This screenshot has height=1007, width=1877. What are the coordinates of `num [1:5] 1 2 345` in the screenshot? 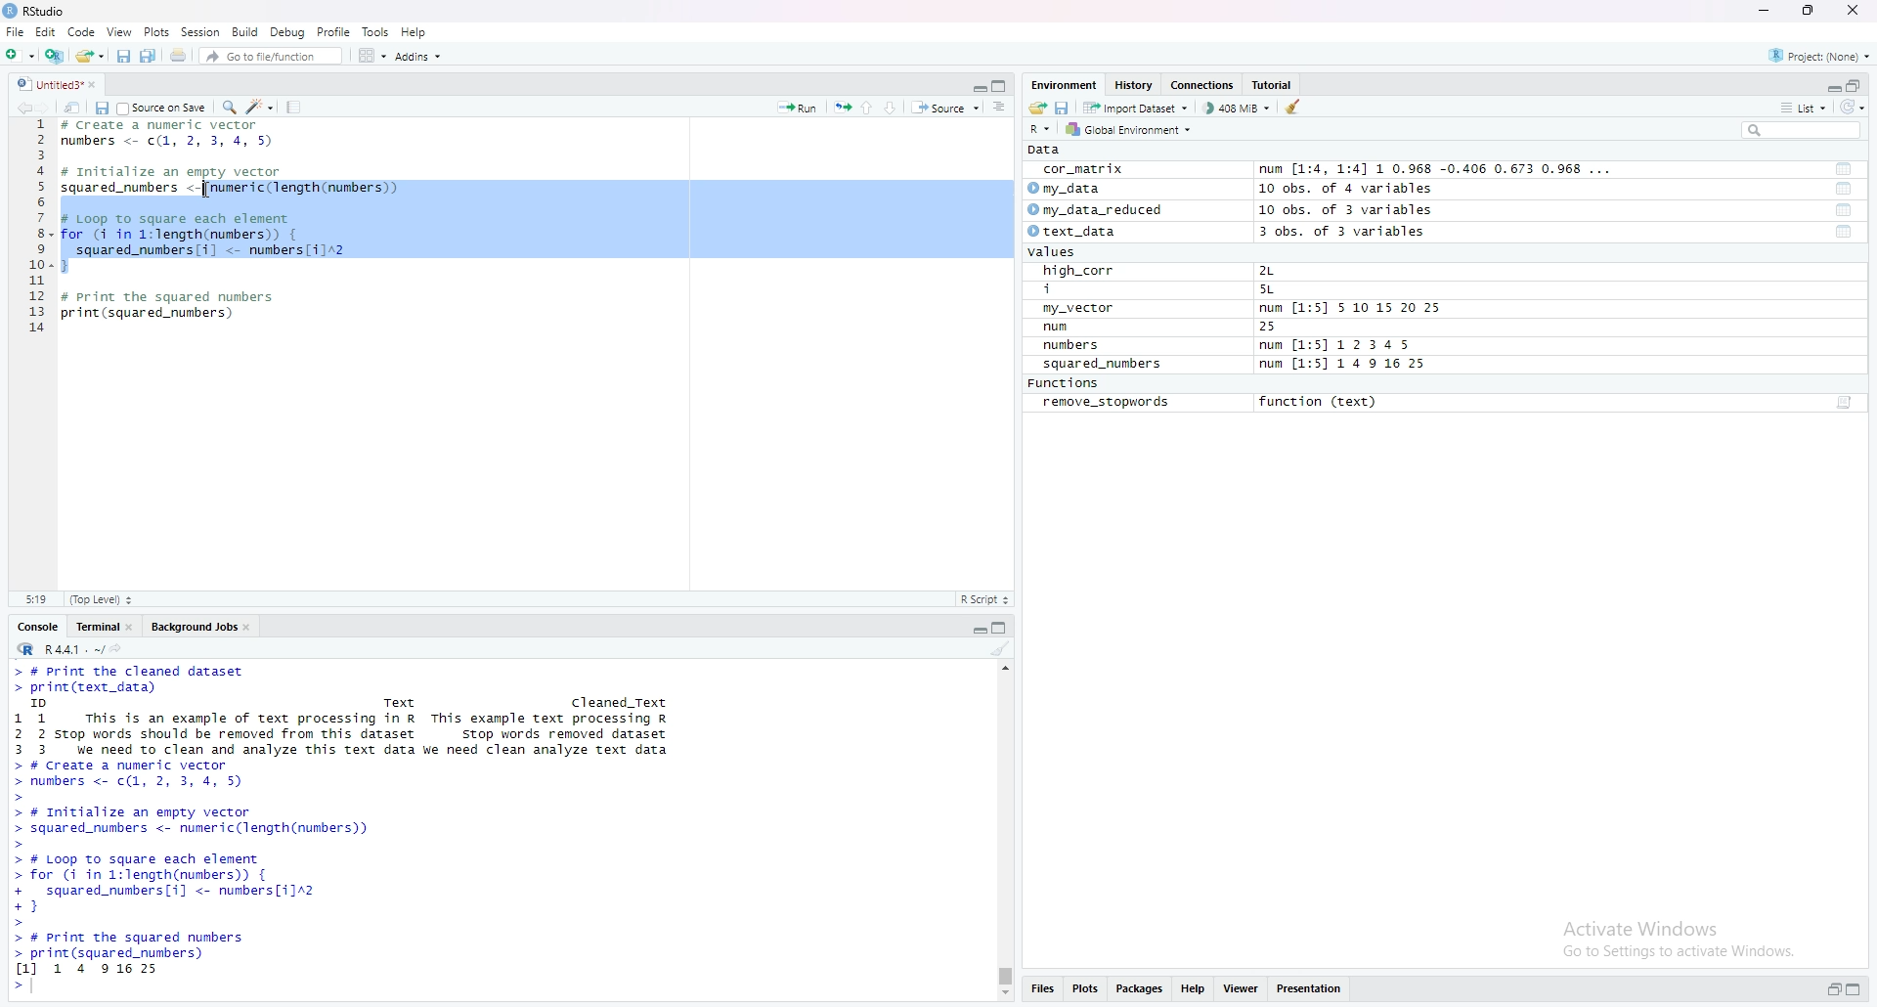 It's located at (1340, 346).